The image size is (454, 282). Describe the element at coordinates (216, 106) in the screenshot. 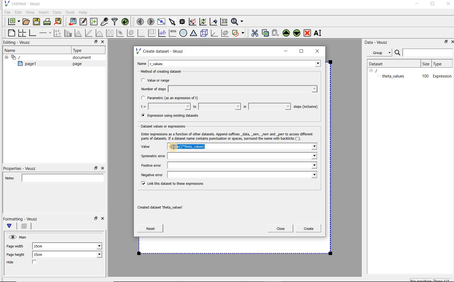

I see `to` at that location.